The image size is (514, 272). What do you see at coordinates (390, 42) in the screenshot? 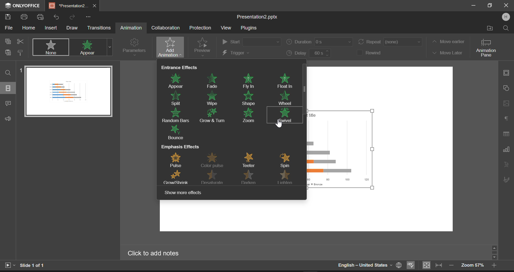
I see `Repeat` at bounding box center [390, 42].